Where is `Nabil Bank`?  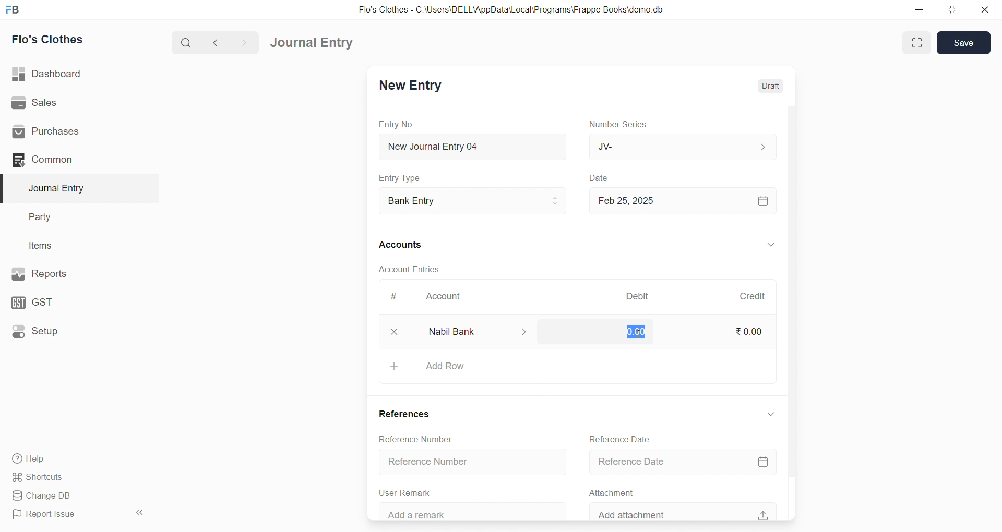
Nabil Bank is located at coordinates (472, 331).